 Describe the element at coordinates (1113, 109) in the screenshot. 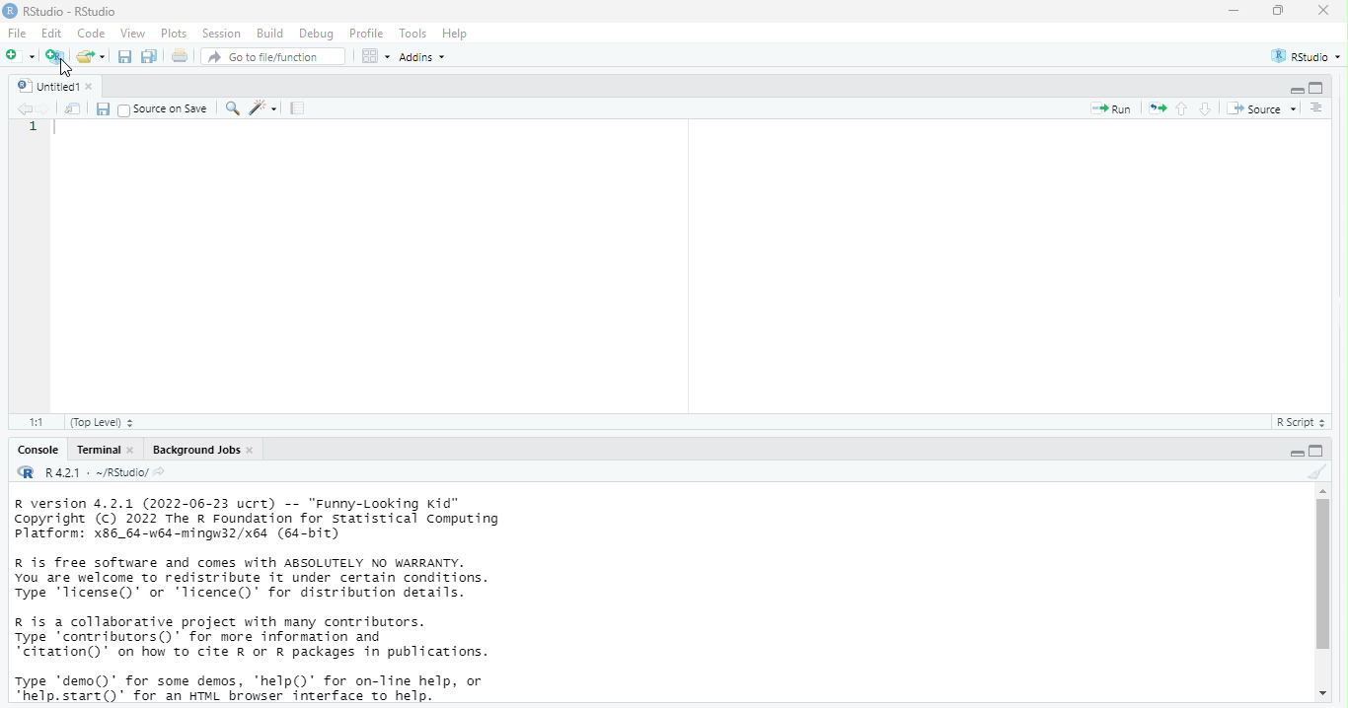

I see `run the current line or selection` at that location.